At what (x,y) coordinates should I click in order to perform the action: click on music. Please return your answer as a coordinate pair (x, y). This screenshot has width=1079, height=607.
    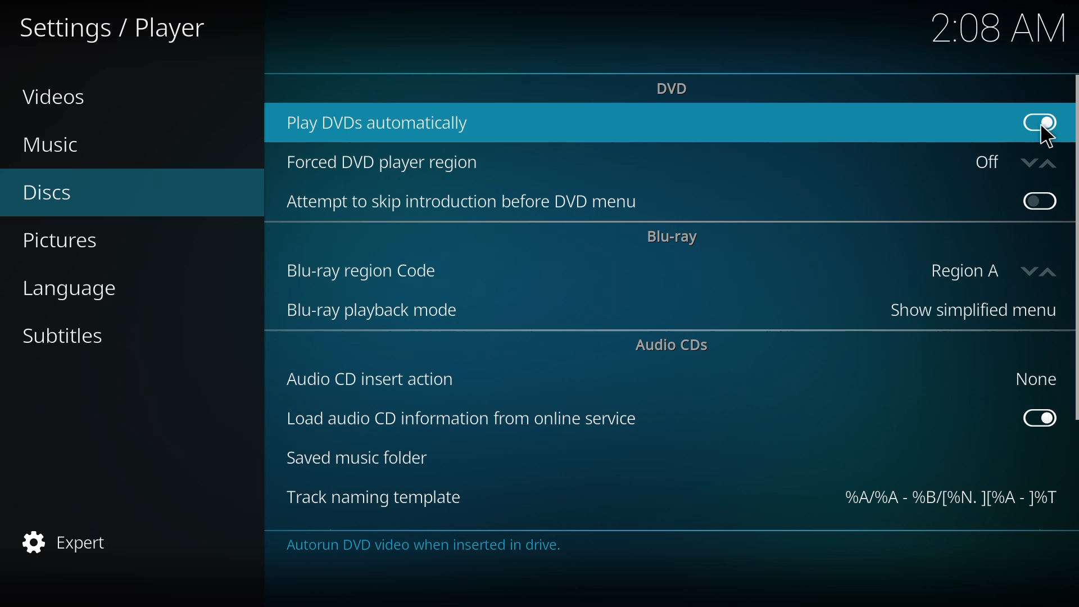
    Looking at the image, I should click on (51, 145).